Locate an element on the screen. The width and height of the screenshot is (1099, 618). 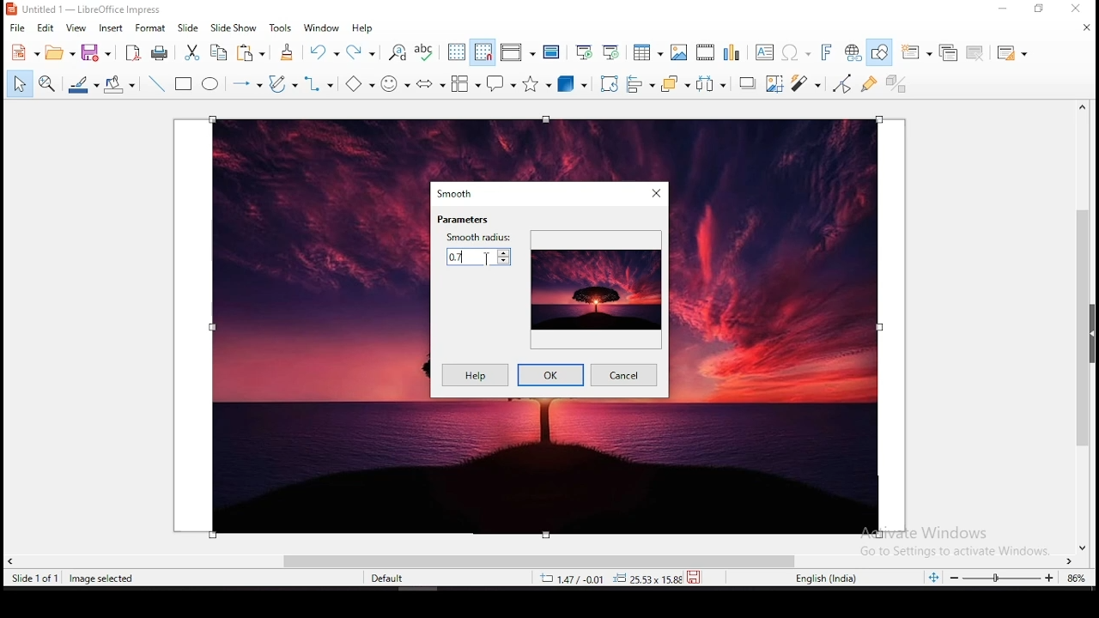
edit is located at coordinates (47, 28).